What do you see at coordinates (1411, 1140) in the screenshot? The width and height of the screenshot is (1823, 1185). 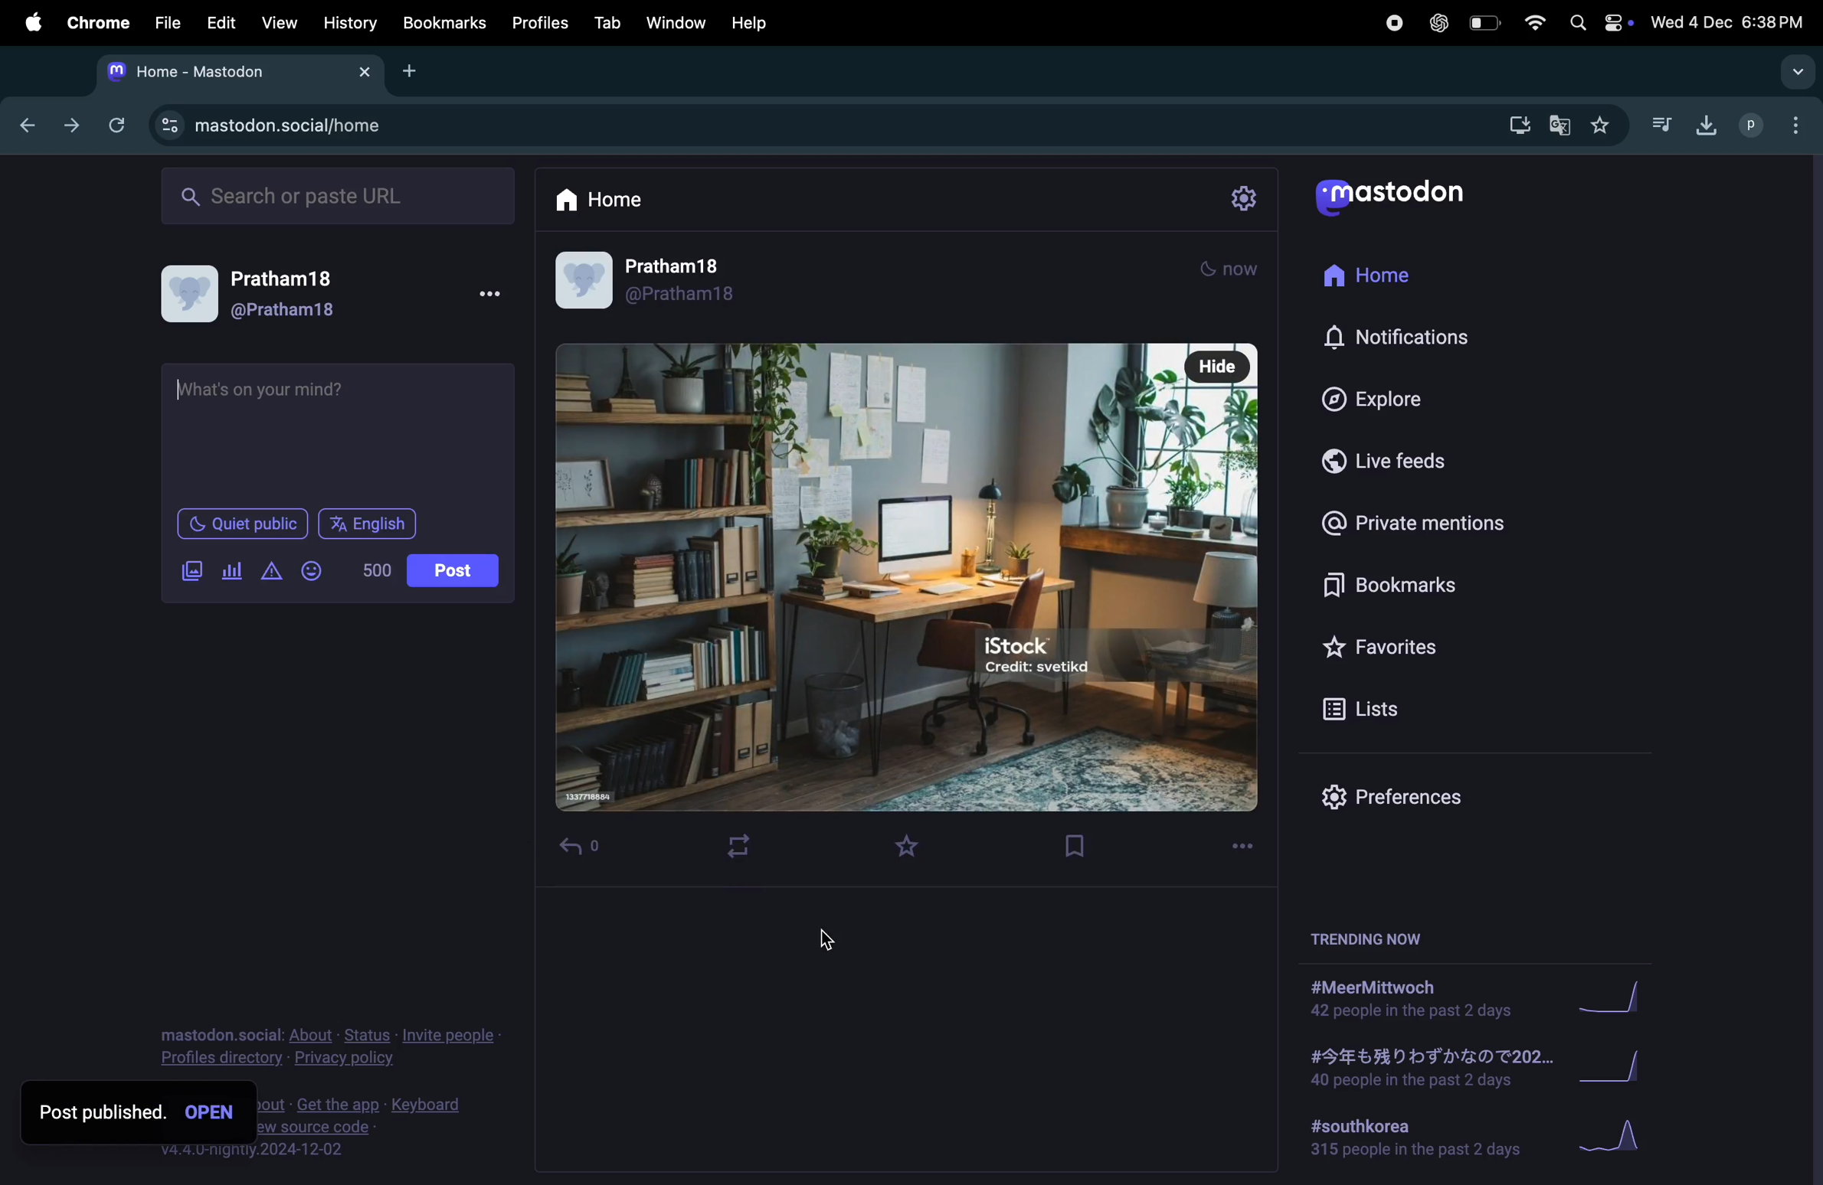 I see `#south korea` at bounding box center [1411, 1140].